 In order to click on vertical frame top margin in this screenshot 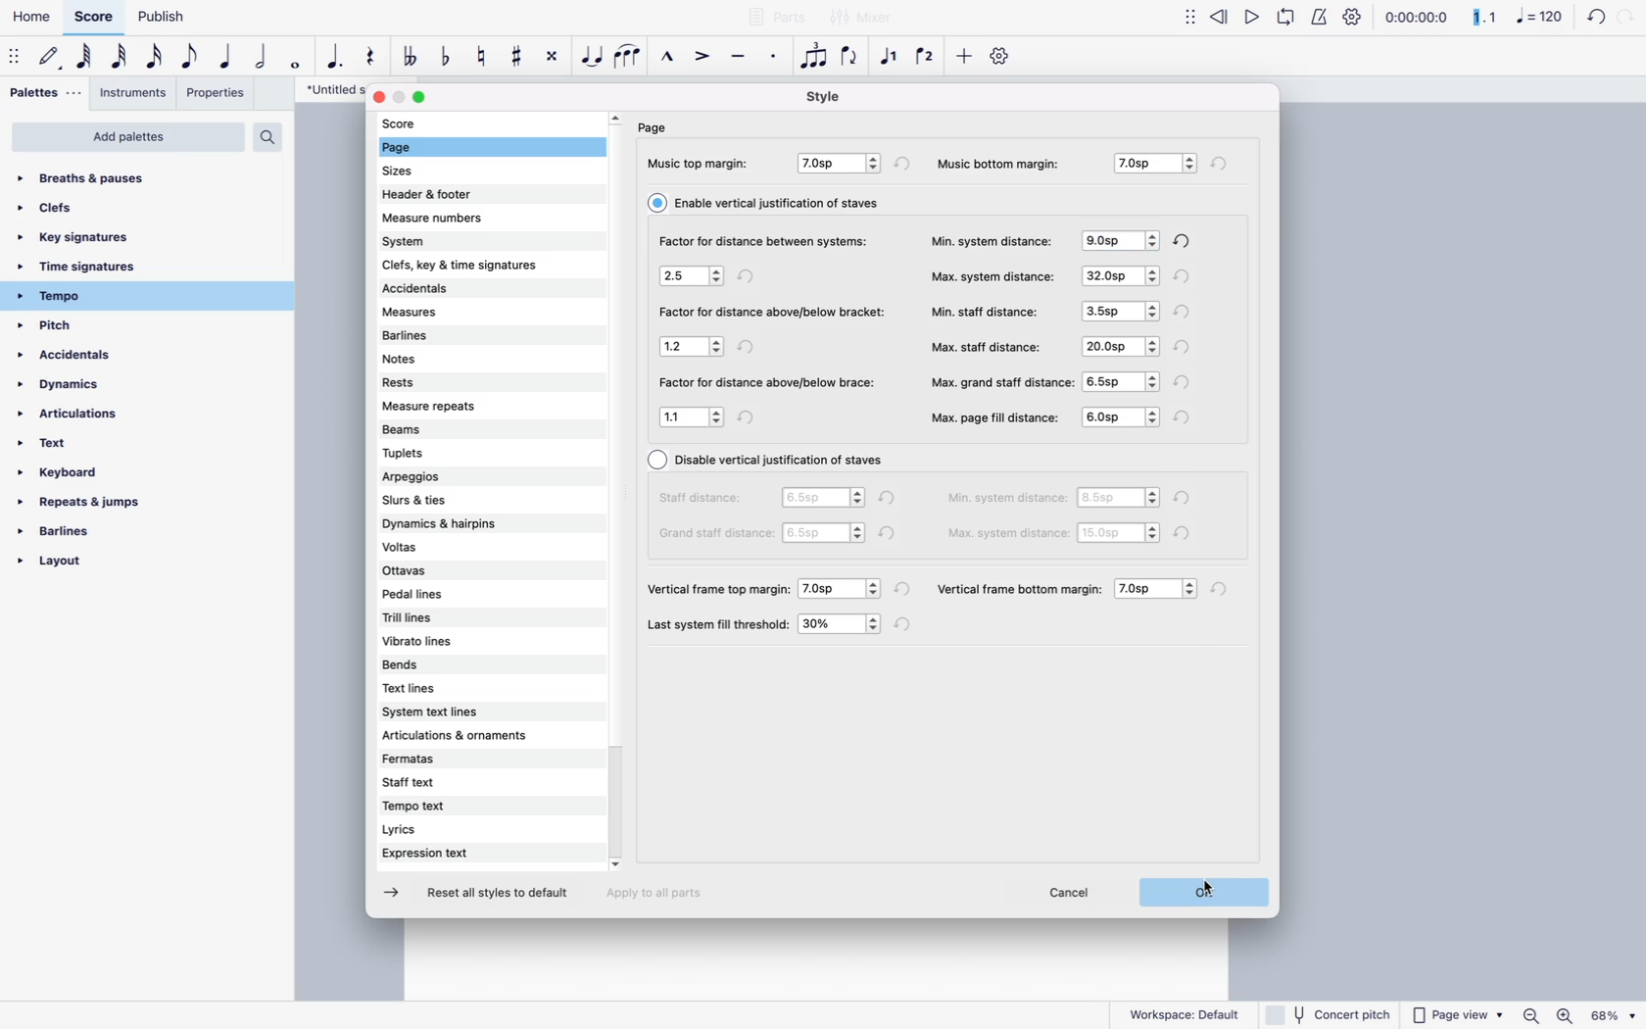, I will do `click(720, 587)`.